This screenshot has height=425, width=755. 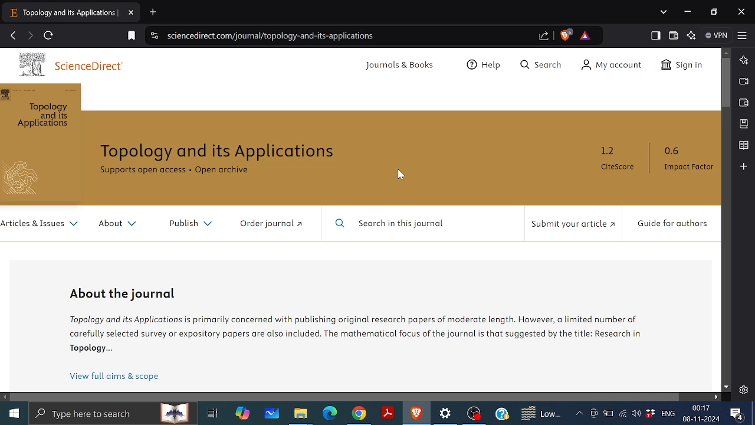 I want to click on Add to sidebar, so click(x=744, y=167).